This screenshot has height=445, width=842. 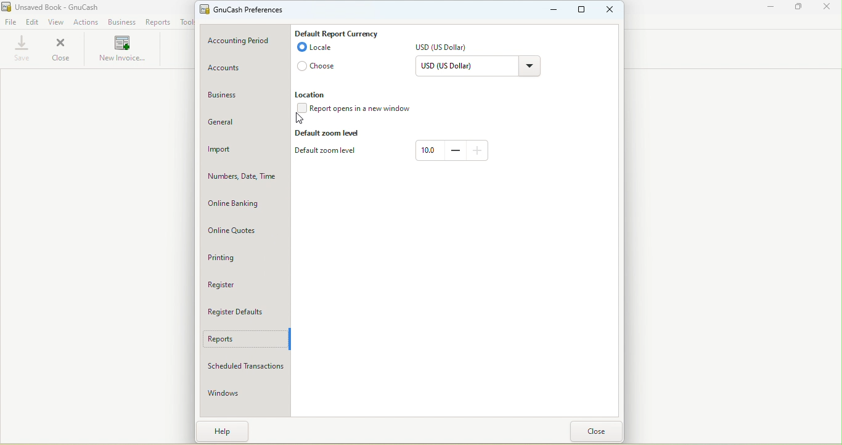 I want to click on Location, so click(x=313, y=94).